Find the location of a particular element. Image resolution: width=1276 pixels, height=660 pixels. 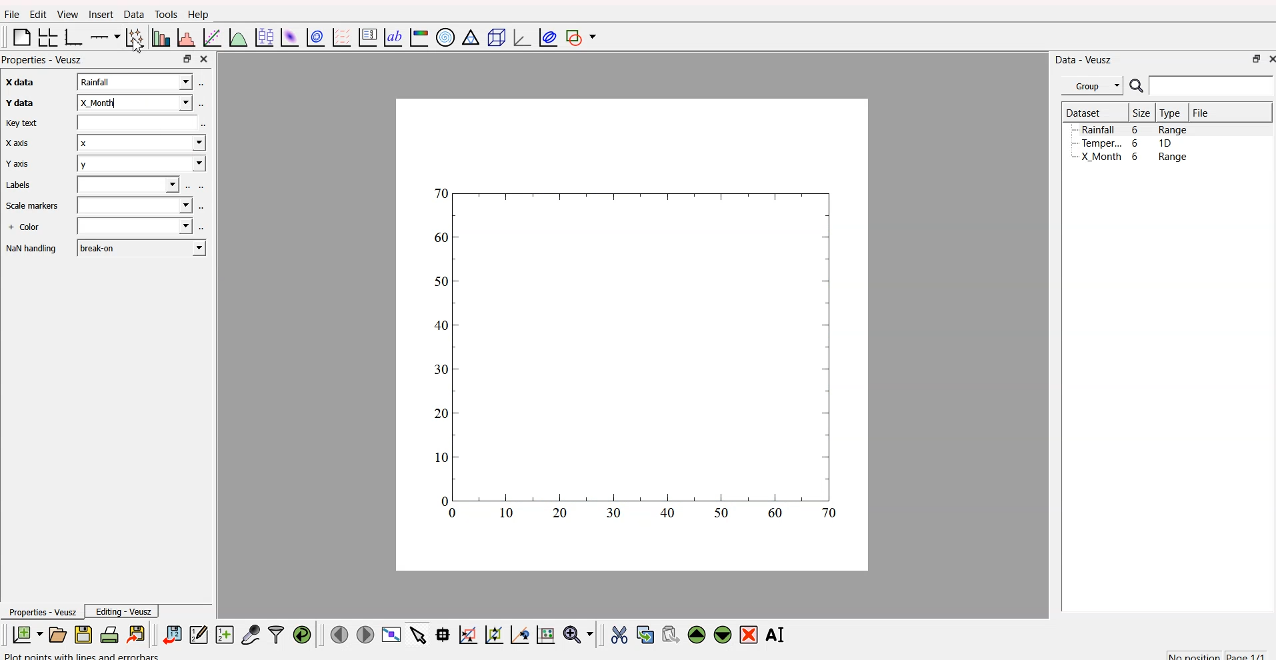

| Size is located at coordinates (1140, 113).